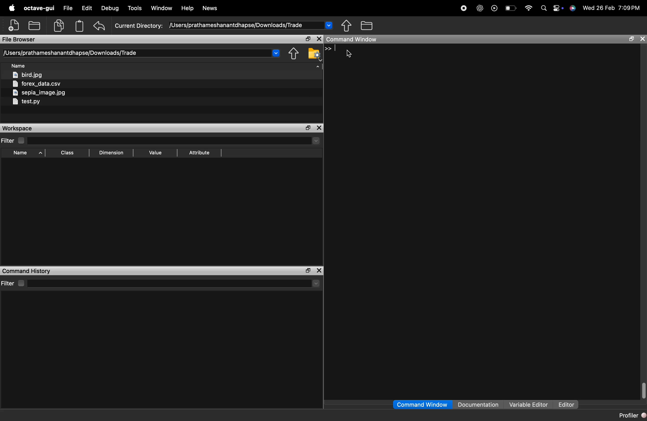 This screenshot has height=421, width=647. Describe the element at coordinates (479, 404) in the screenshot. I see `documentation ` at that location.